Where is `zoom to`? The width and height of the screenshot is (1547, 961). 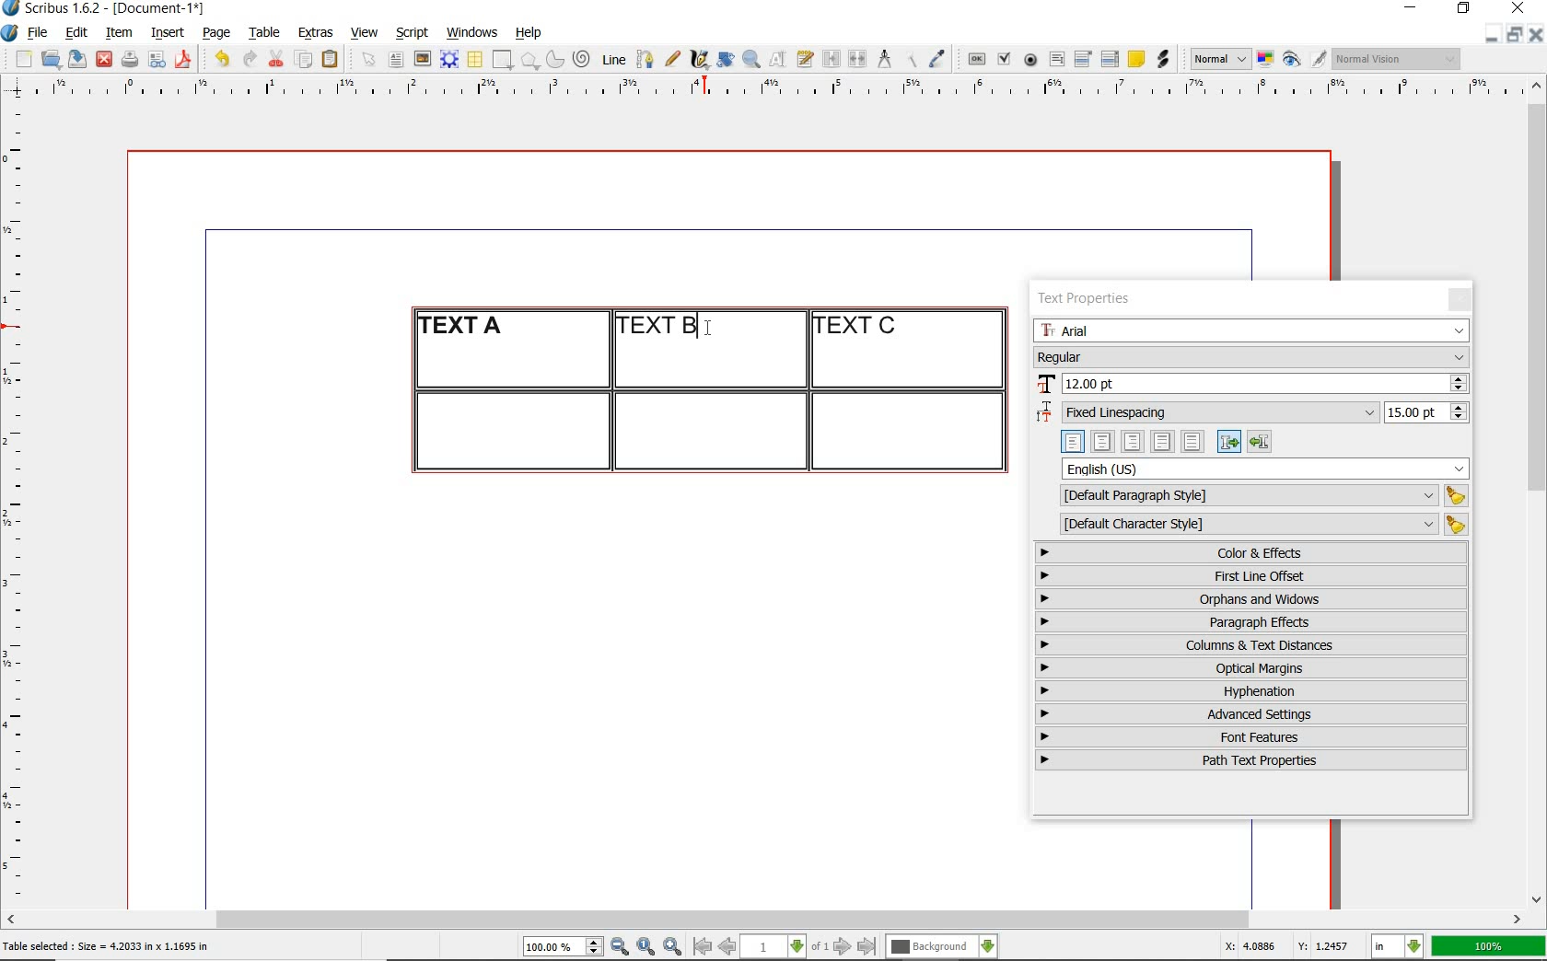 zoom to is located at coordinates (646, 947).